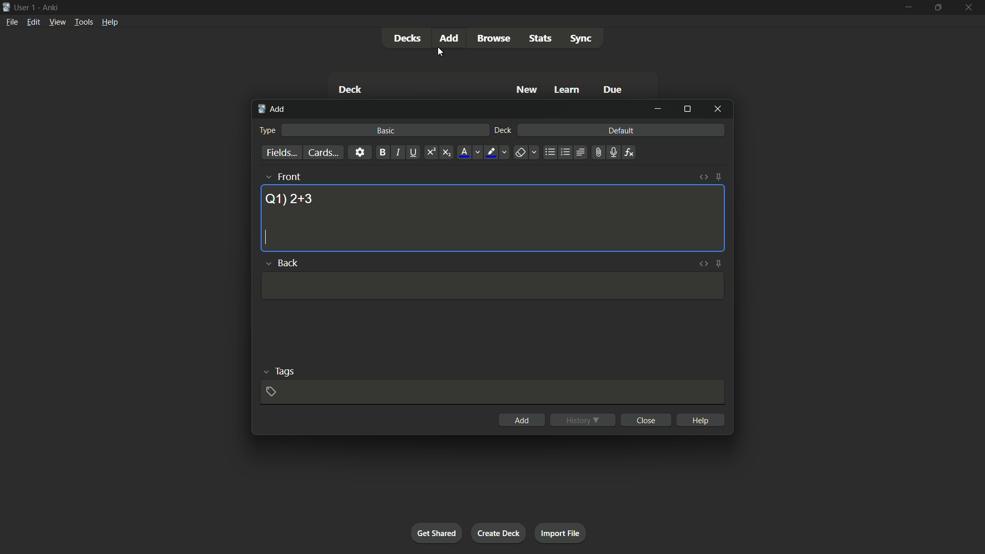  What do you see at coordinates (908, 7) in the screenshot?
I see `minimize` at bounding box center [908, 7].